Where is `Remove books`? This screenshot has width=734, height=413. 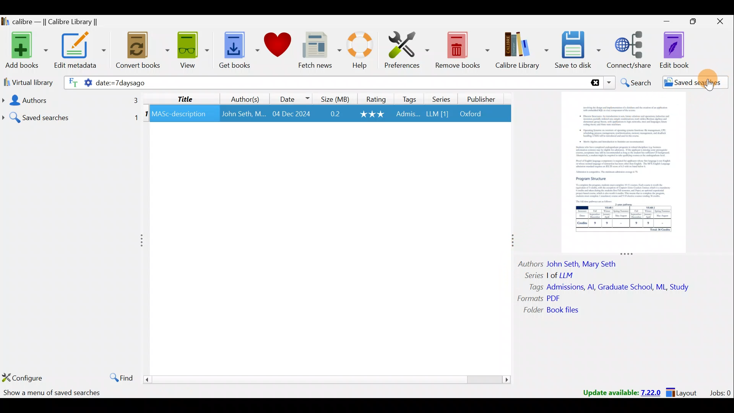
Remove books is located at coordinates (462, 49).